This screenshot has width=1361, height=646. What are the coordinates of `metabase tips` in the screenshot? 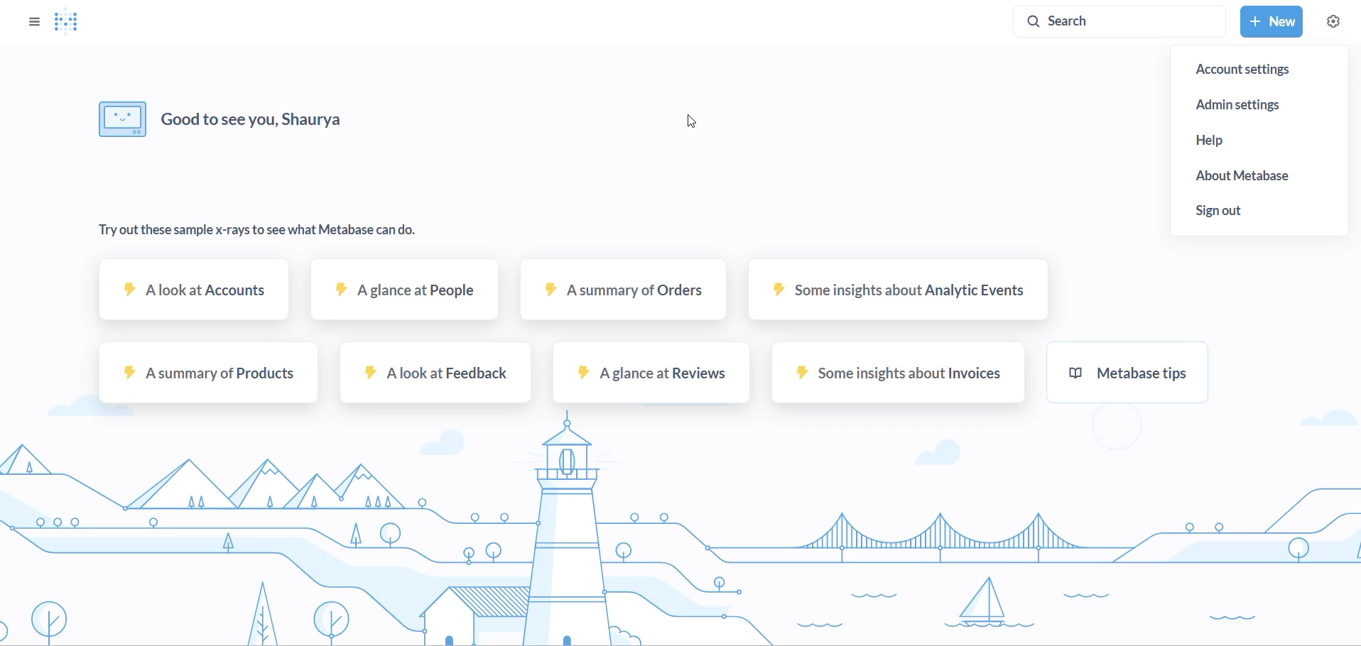 It's located at (1125, 376).